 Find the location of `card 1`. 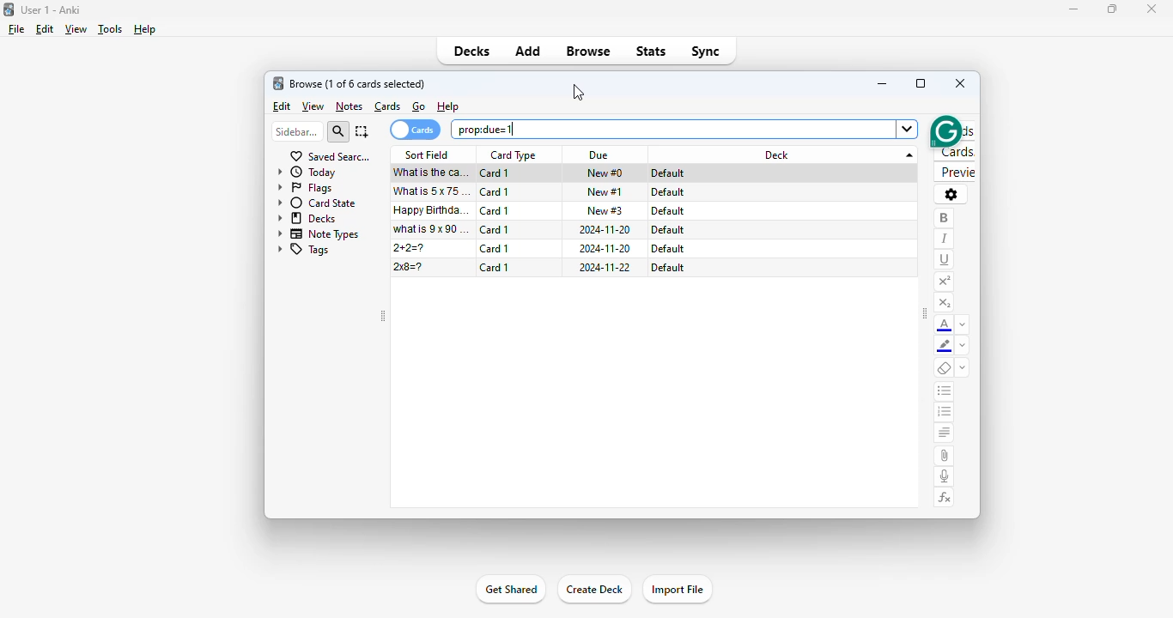

card 1 is located at coordinates (494, 267).